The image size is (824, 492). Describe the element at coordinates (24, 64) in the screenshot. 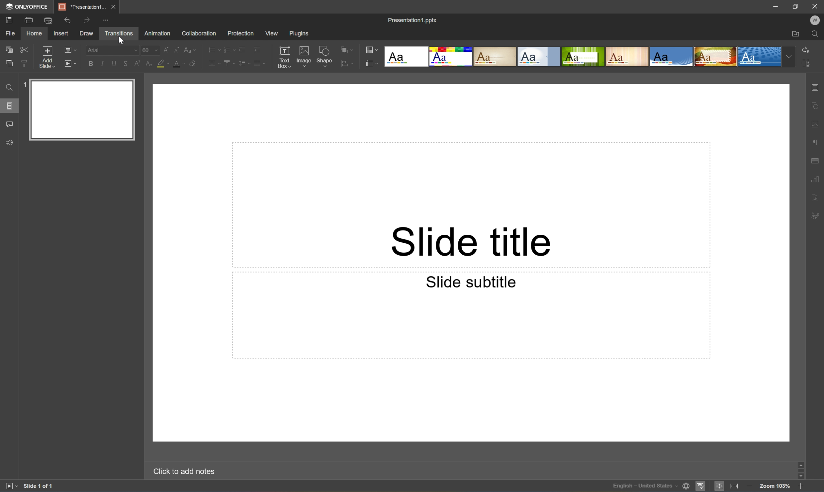

I see `Copy style` at that location.